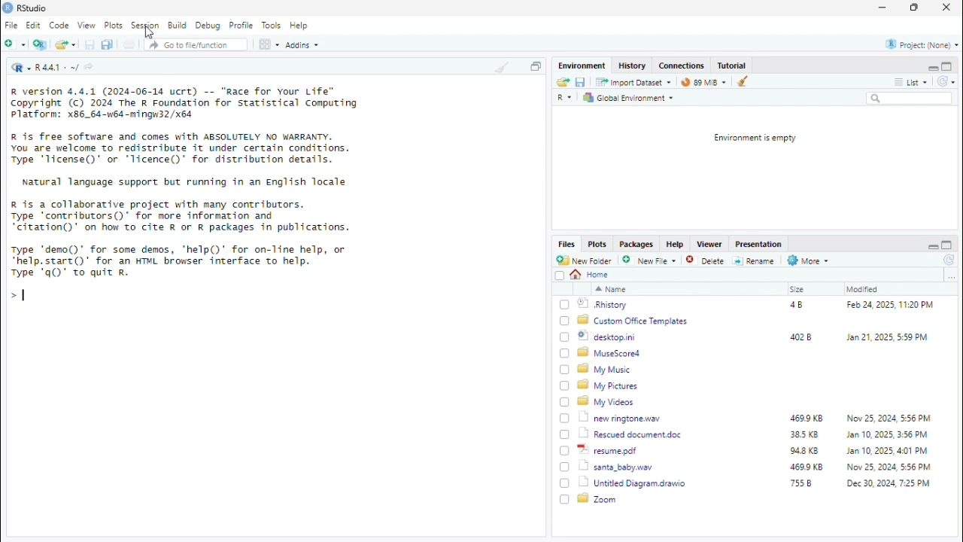 Image resolution: width=963 pixels, height=542 pixels. I want to click on Zoom, so click(598, 498).